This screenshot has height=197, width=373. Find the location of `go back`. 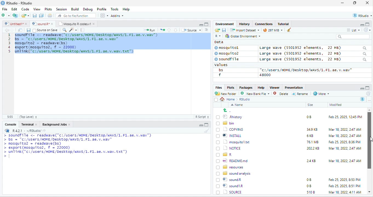

go back is located at coordinates (229, 110).